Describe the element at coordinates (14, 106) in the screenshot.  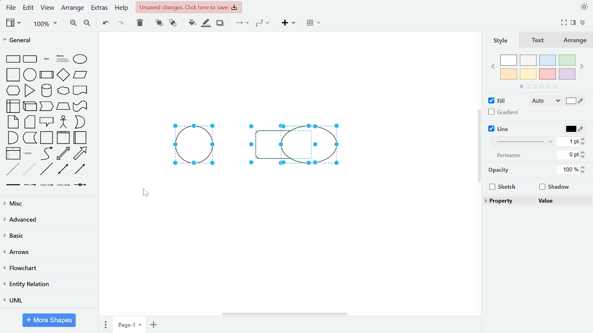
I see `internal storage` at that location.